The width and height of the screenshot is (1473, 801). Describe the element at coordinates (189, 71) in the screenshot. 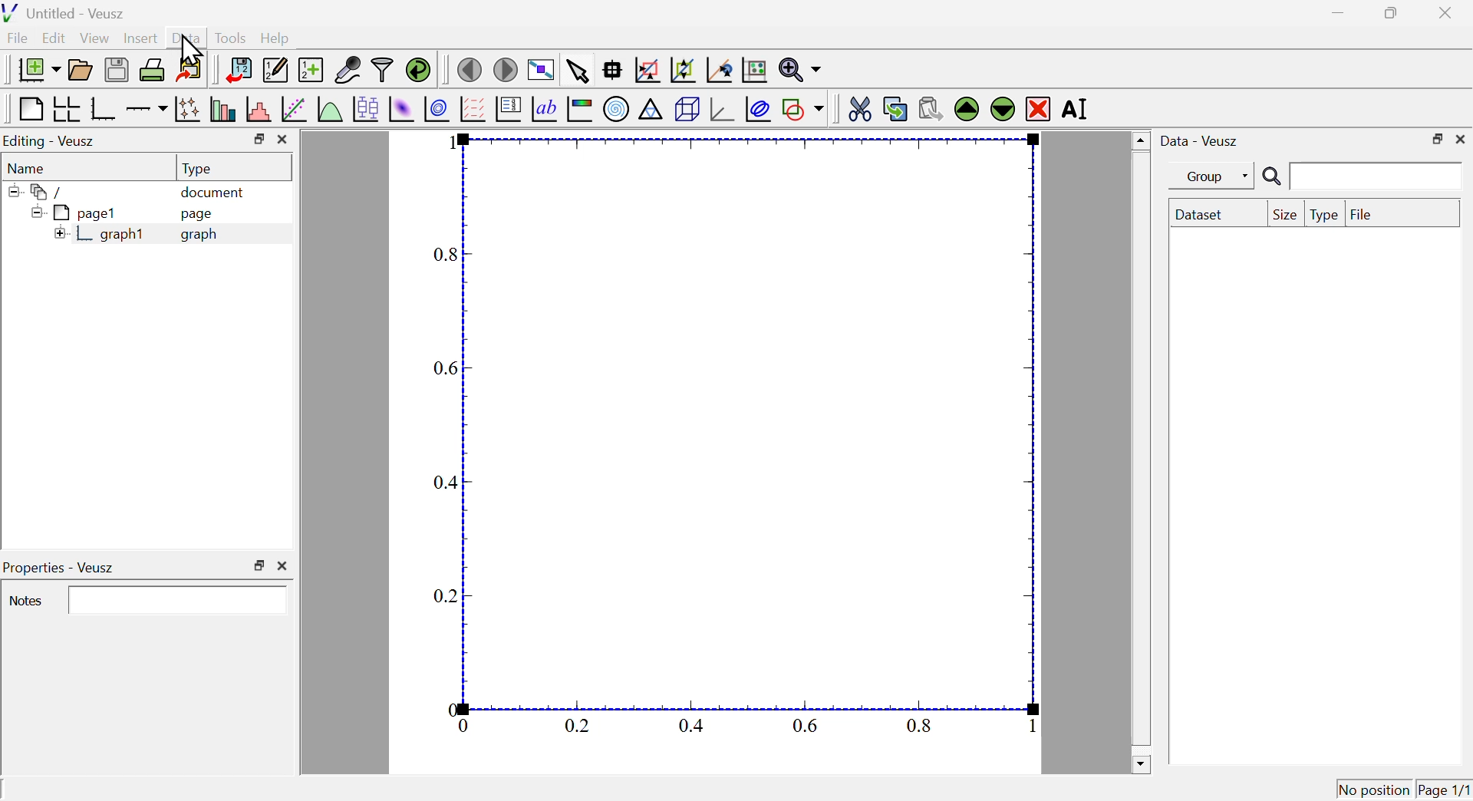

I see `export to graphic formats` at that location.